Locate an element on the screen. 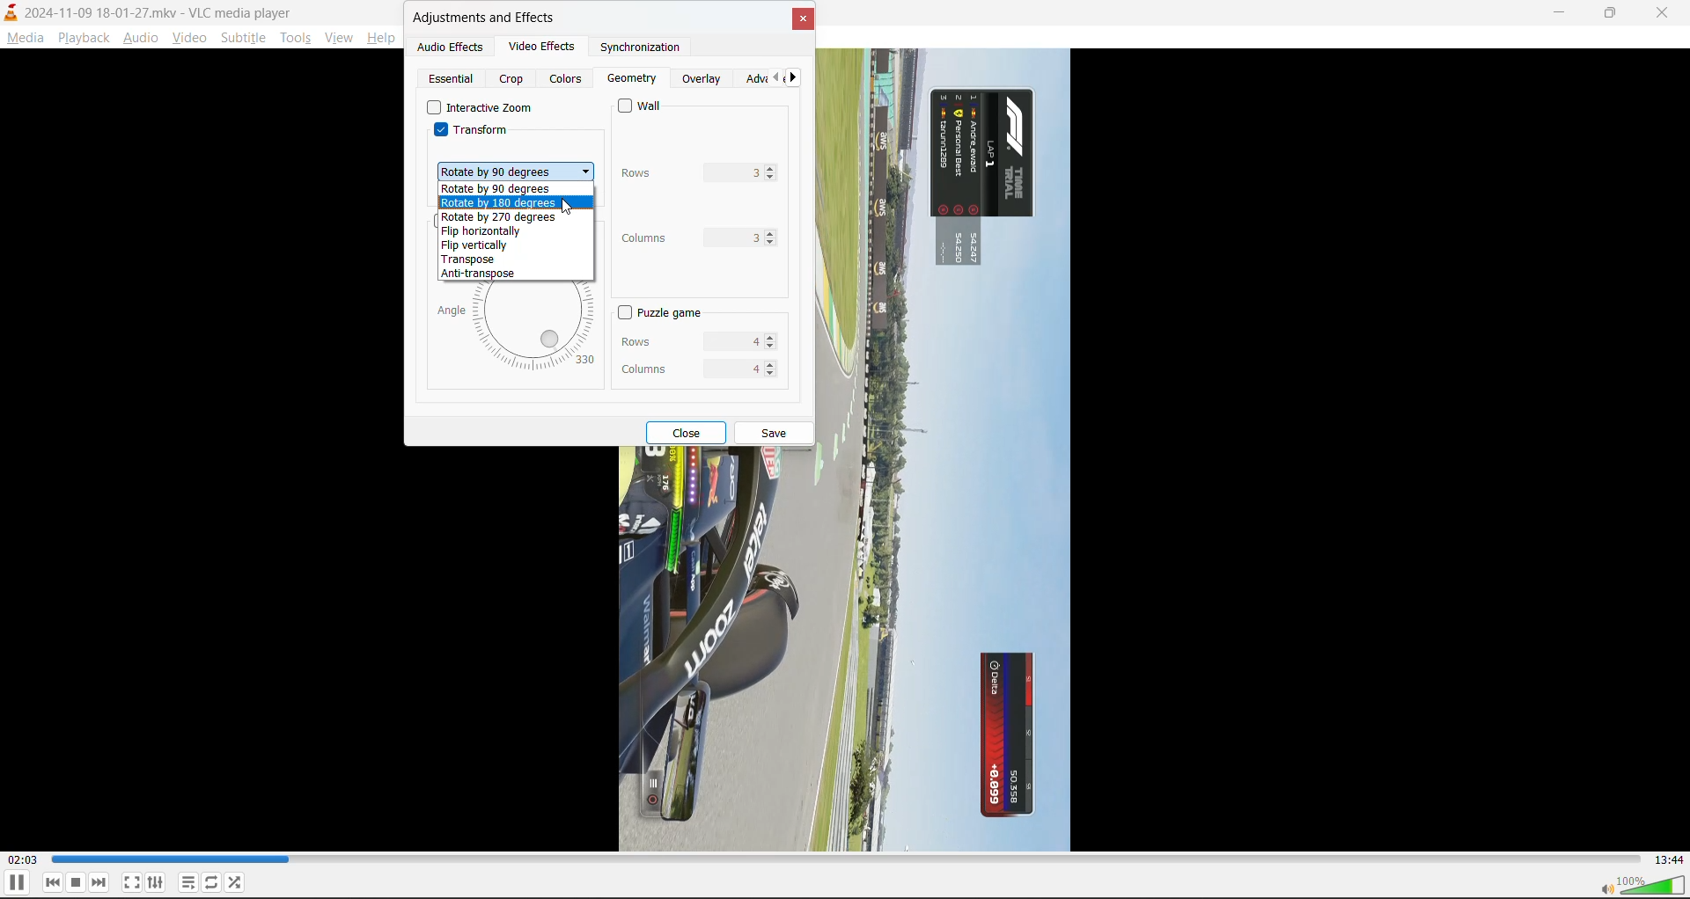 This screenshot has height=899, width=1690. next is located at coordinates (100, 882).